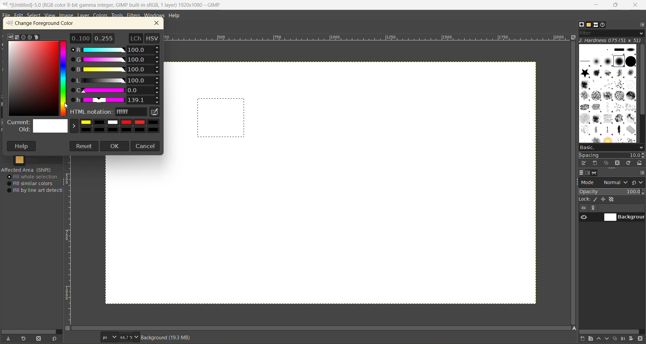  What do you see at coordinates (177, 15) in the screenshot?
I see `help` at bounding box center [177, 15].